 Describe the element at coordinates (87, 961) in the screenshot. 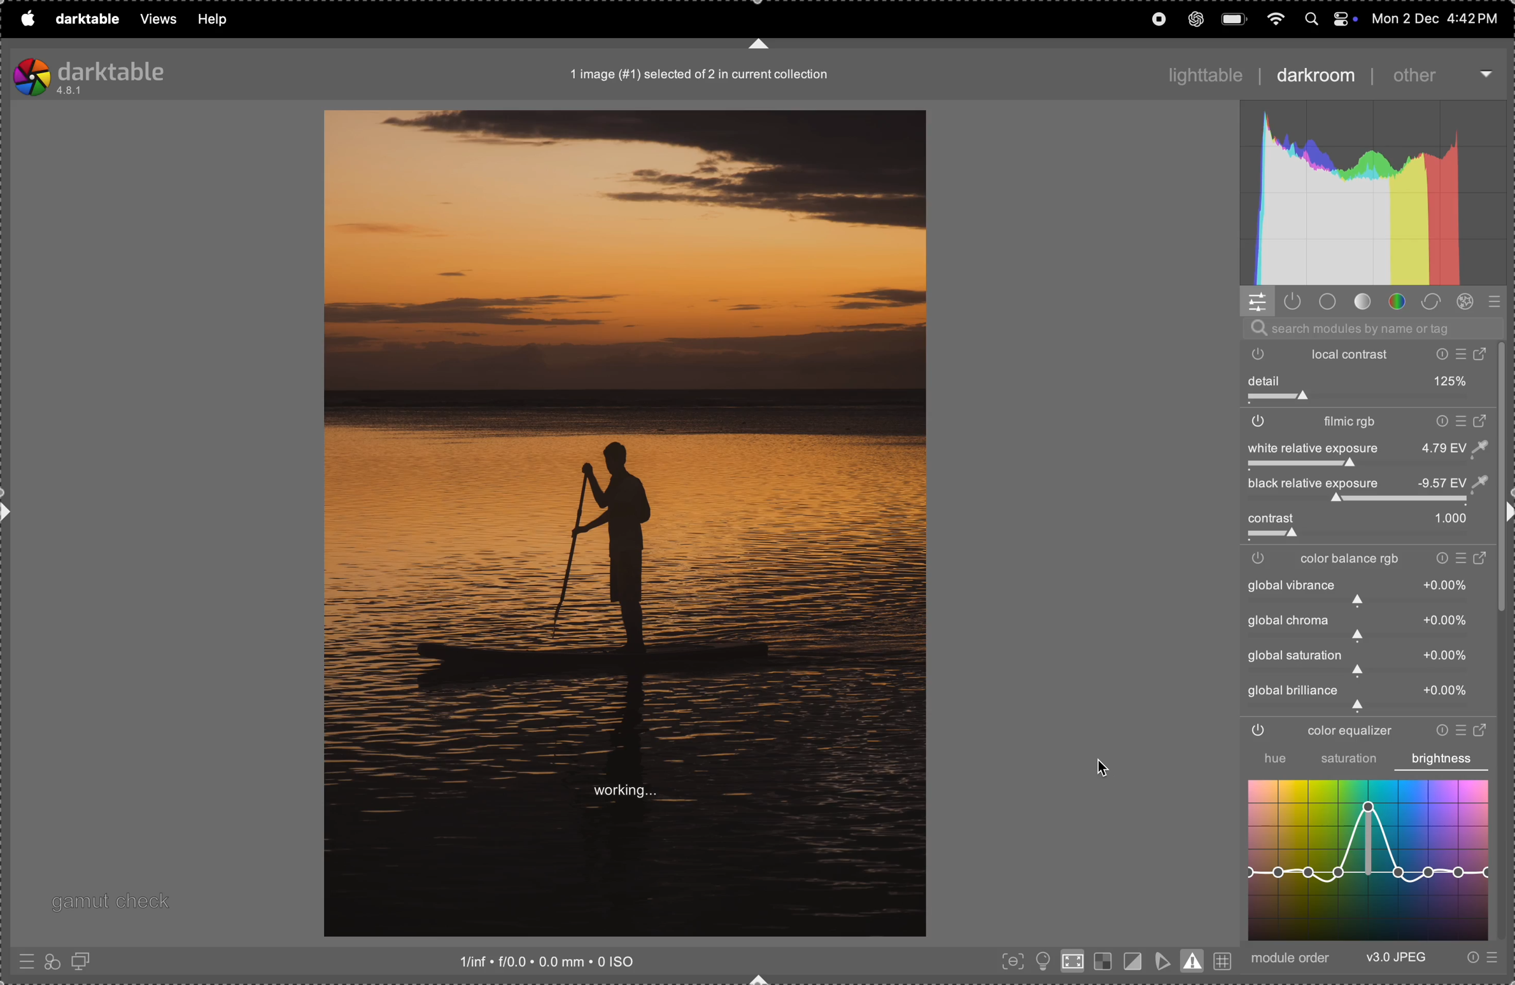

I see `display second window` at that location.